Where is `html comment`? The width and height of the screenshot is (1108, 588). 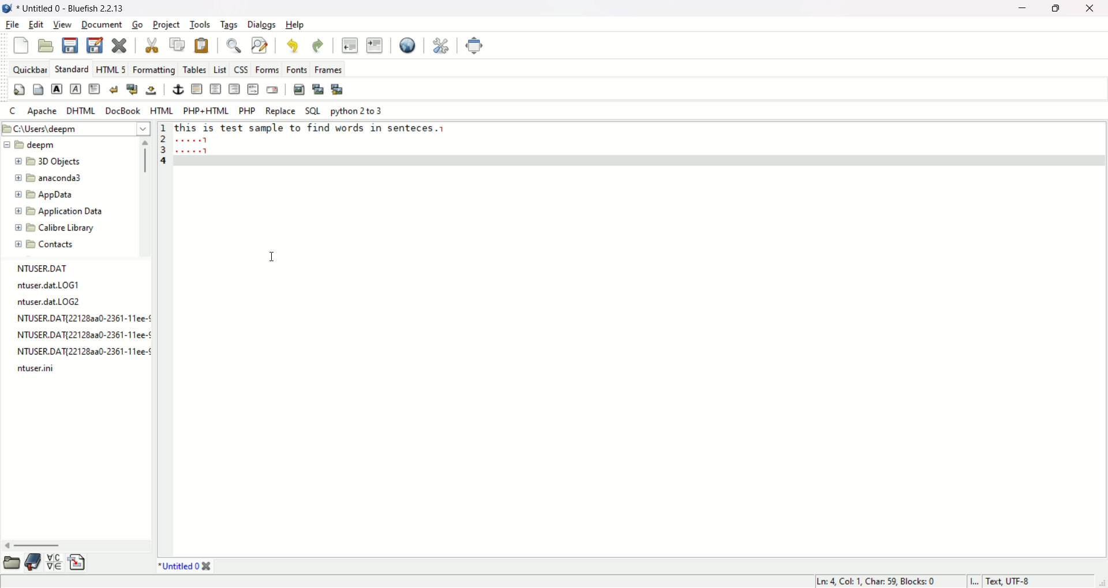
html comment is located at coordinates (253, 89).